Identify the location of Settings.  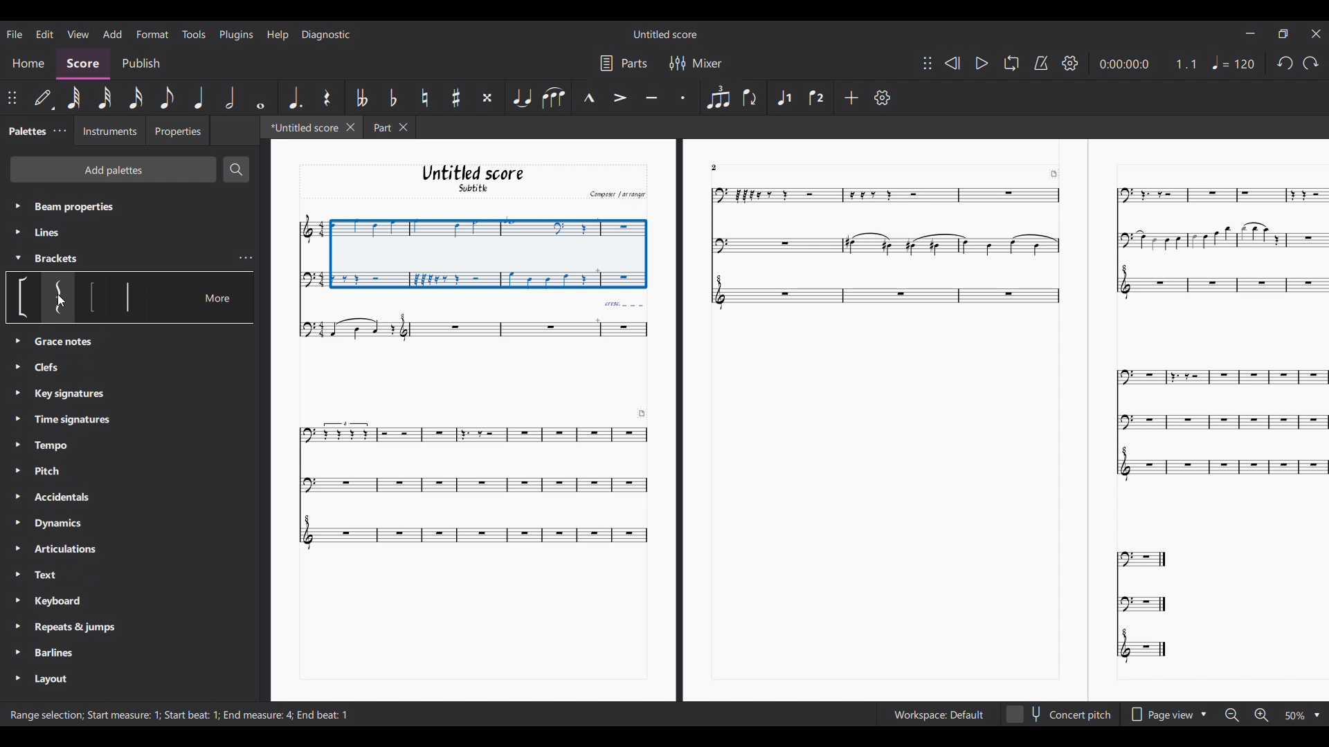
(882, 98).